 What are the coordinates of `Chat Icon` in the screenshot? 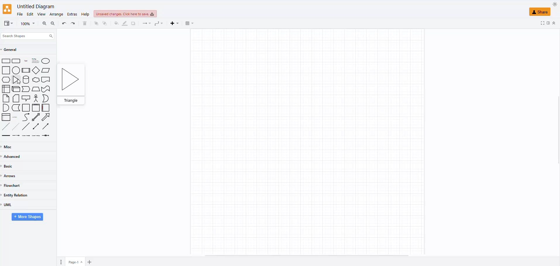 It's located at (26, 98).